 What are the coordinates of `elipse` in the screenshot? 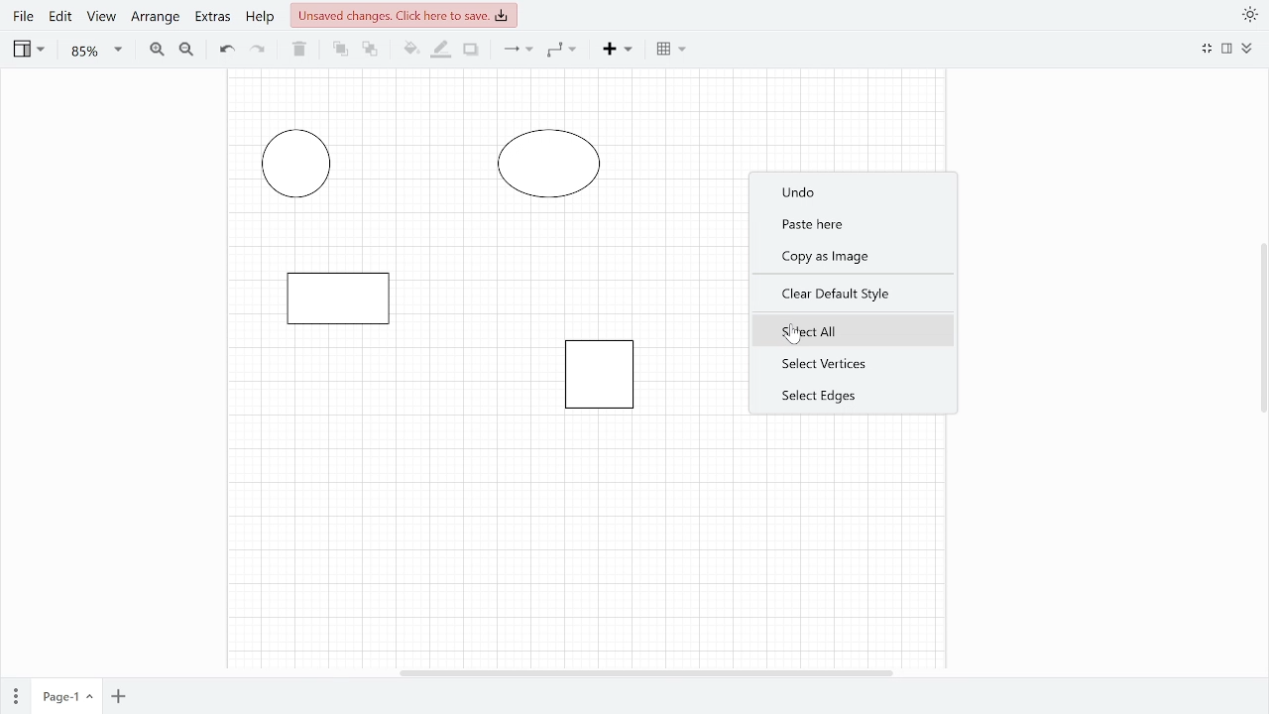 It's located at (297, 165).